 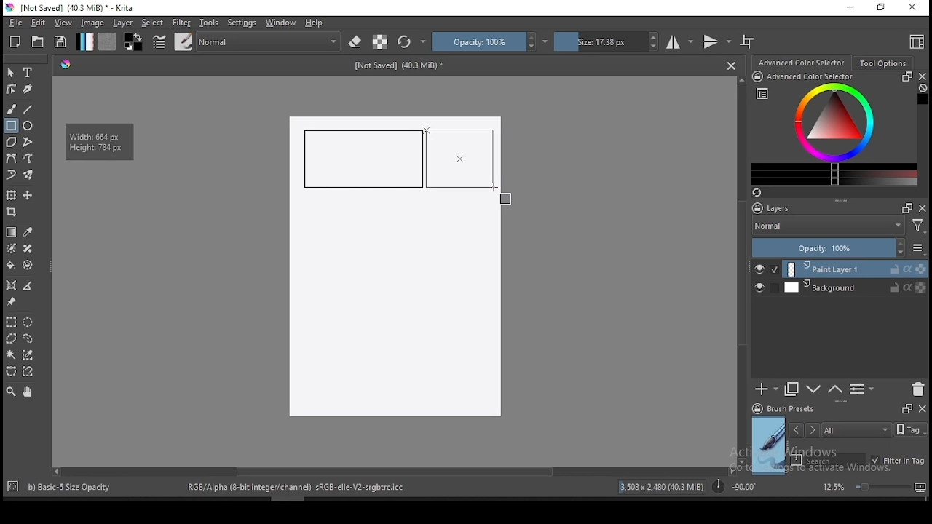 What do you see at coordinates (856, 429) in the screenshot?
I see `tags` at bounding box center [856, 429].